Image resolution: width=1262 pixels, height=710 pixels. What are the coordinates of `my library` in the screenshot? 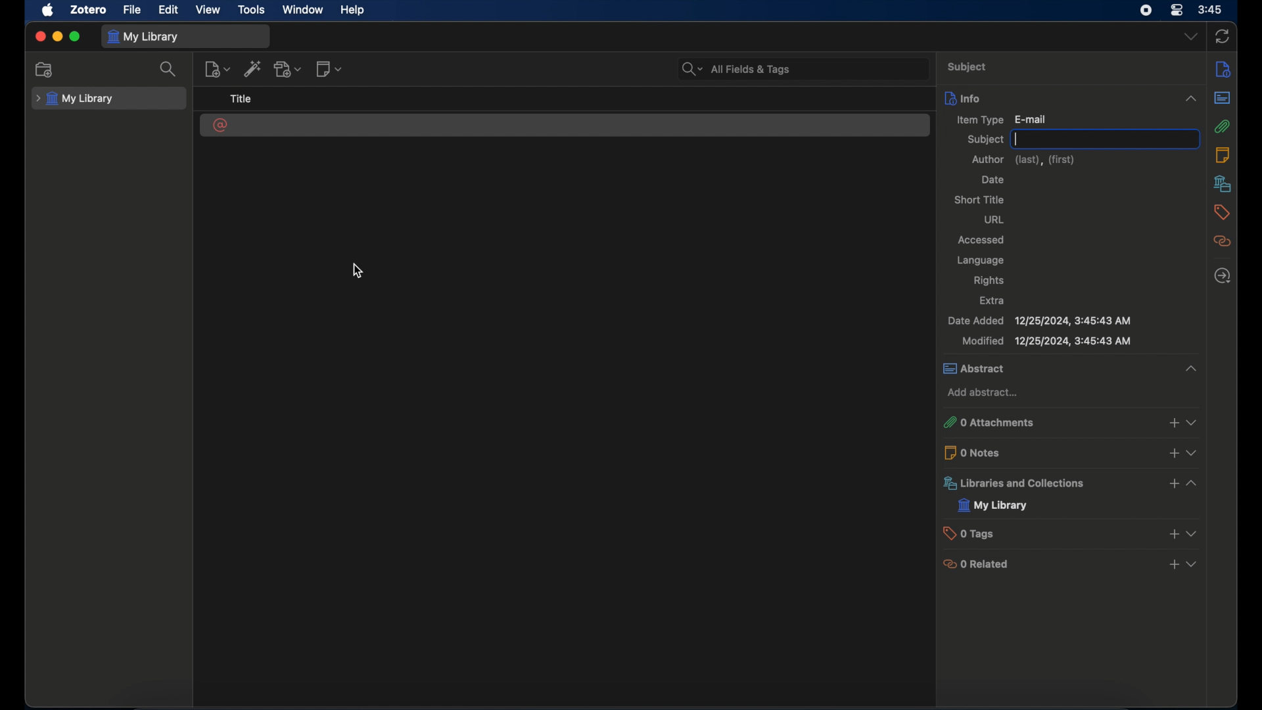 It's located at (145, 37).